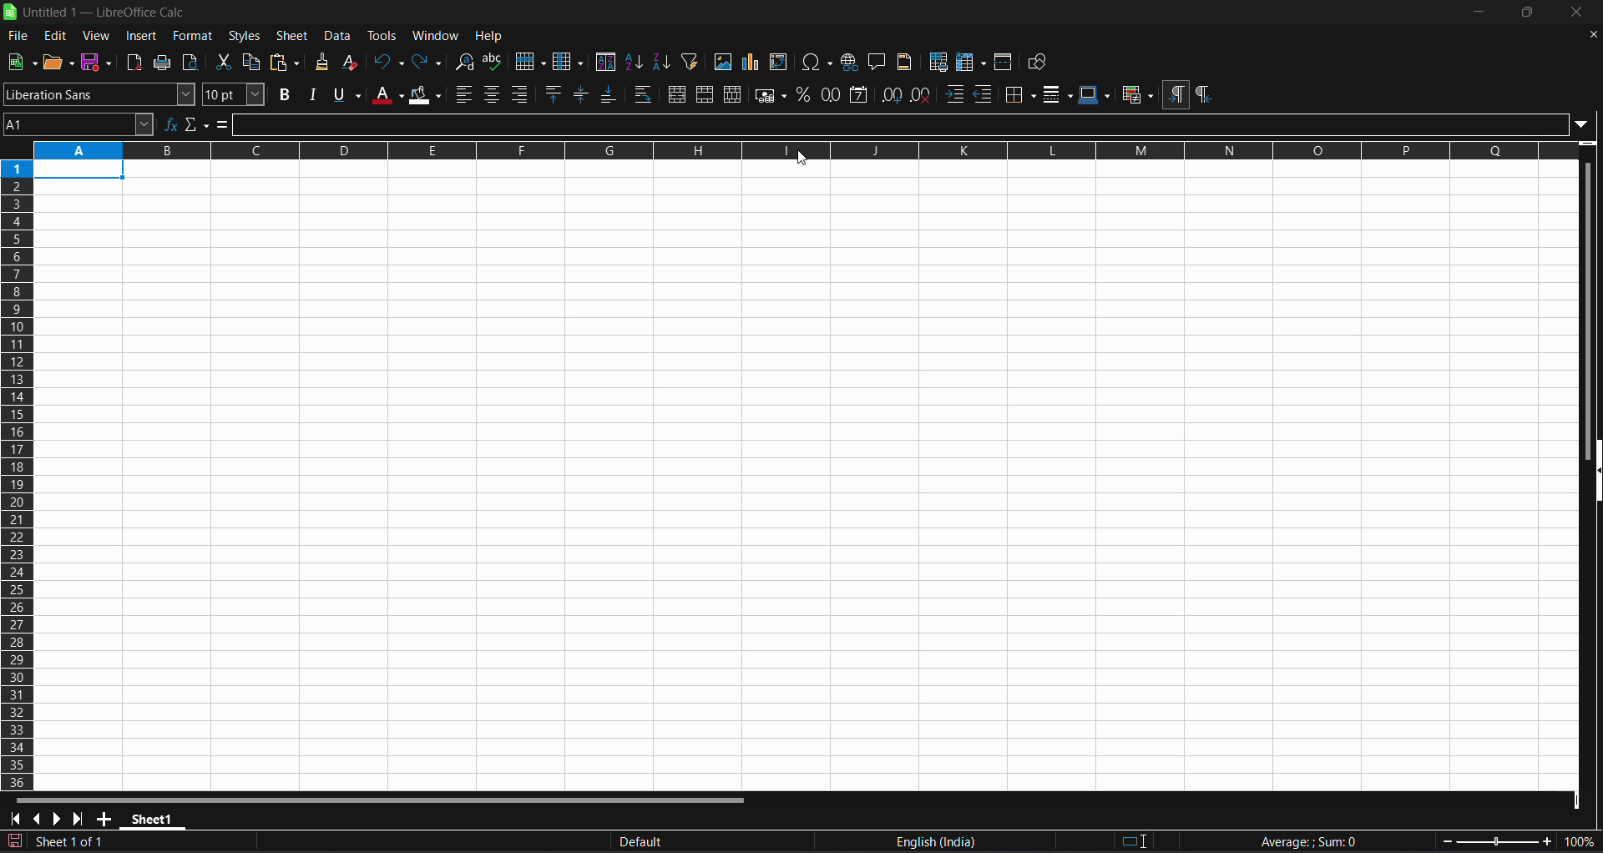 The height and width of the screenshot is (853, 1603). Describe the element at coordinates (1176, 96) in the screenshot. I see `left to right` at that location.